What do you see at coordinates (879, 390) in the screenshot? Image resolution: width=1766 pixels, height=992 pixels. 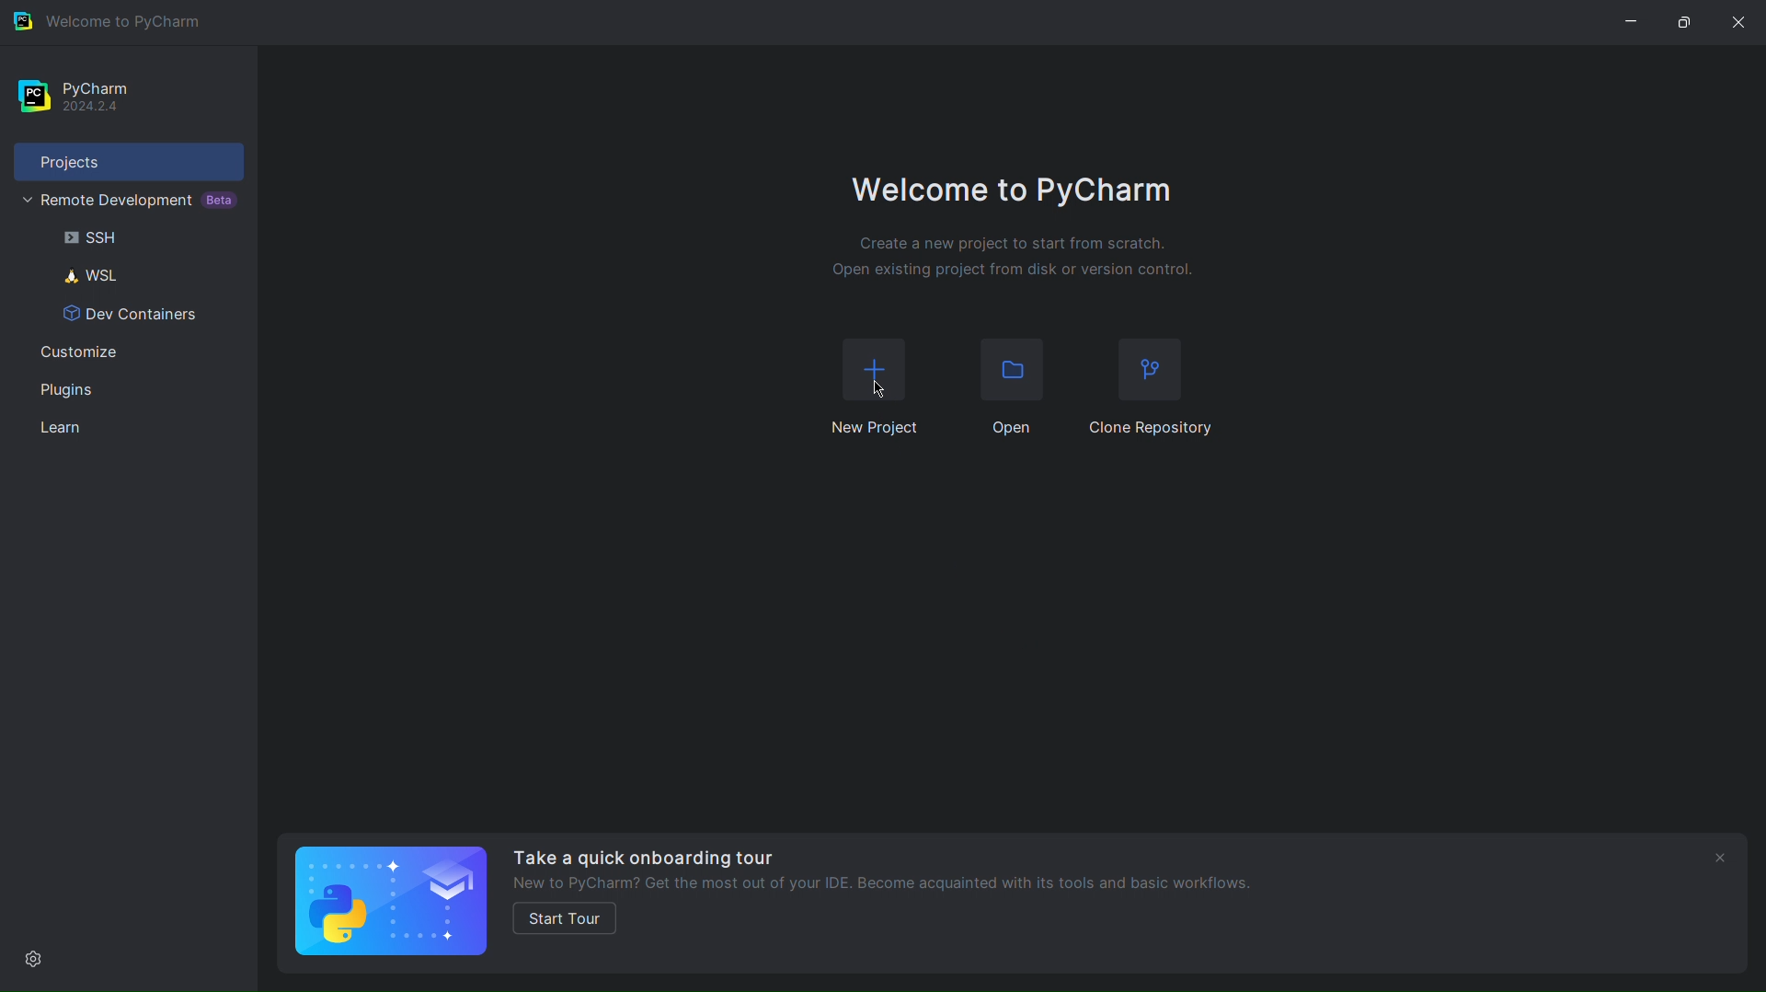 I see `Cursor` at bounding box center [879, 390].